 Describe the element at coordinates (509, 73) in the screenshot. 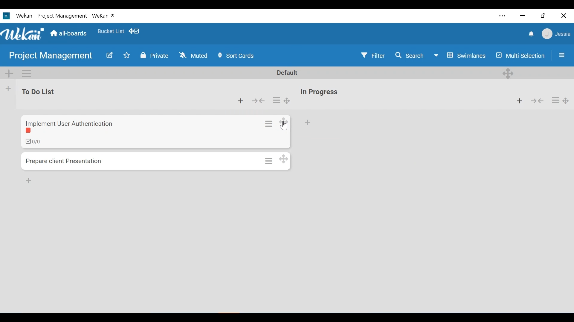

I see `Desktop drag handle` at that location.